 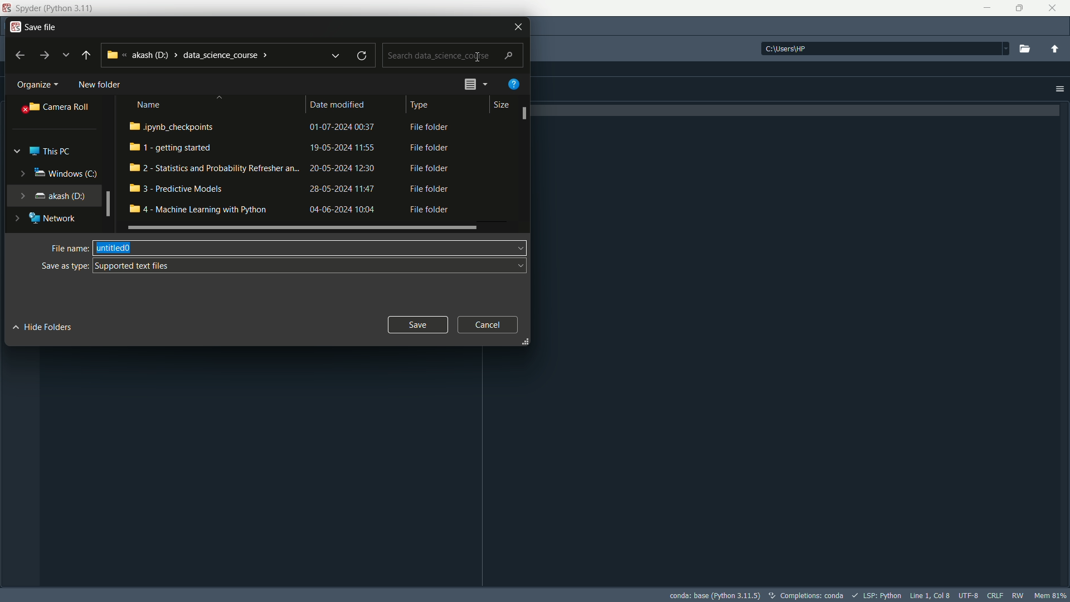 I want to click on cursor, so click(x=476, y=56).